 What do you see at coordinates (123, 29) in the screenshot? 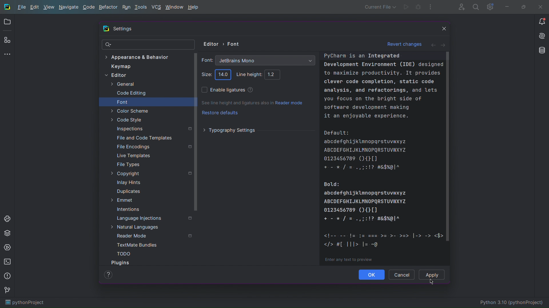
I see `Settings` at bounding box center [123, 29].